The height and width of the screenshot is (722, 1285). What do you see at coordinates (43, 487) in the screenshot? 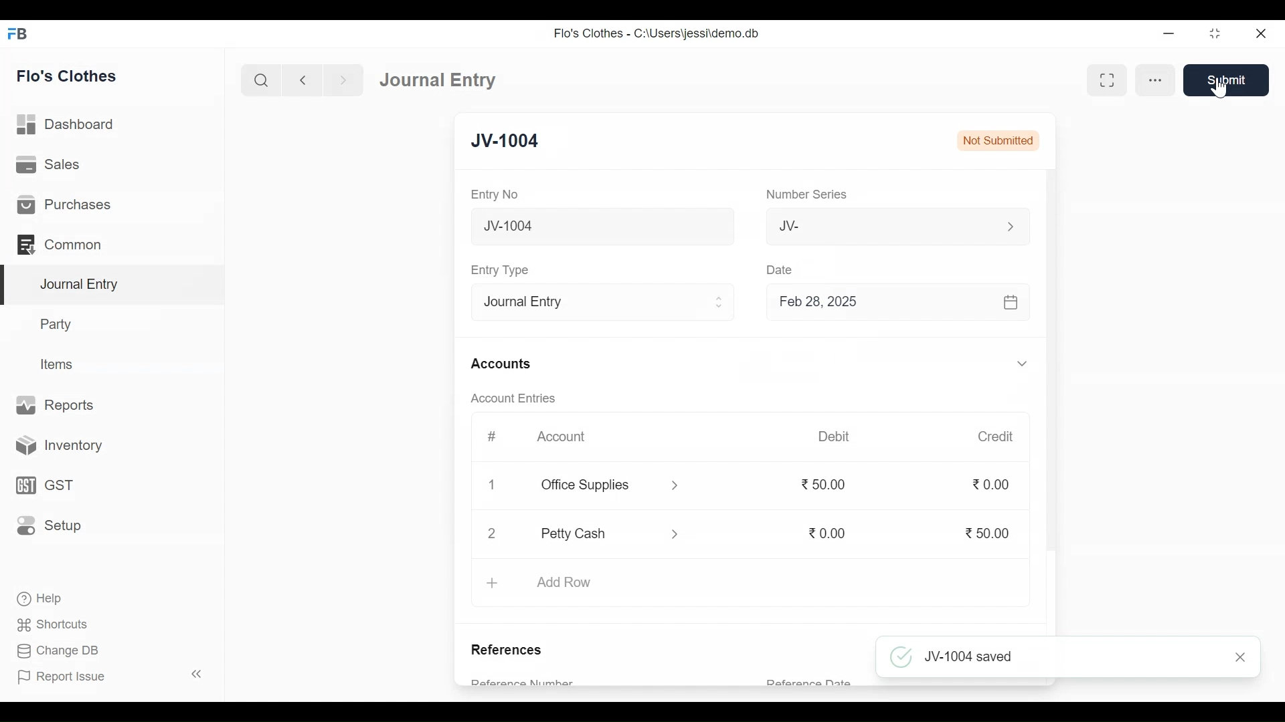
I see `GST` at bounding box center [43, 487].